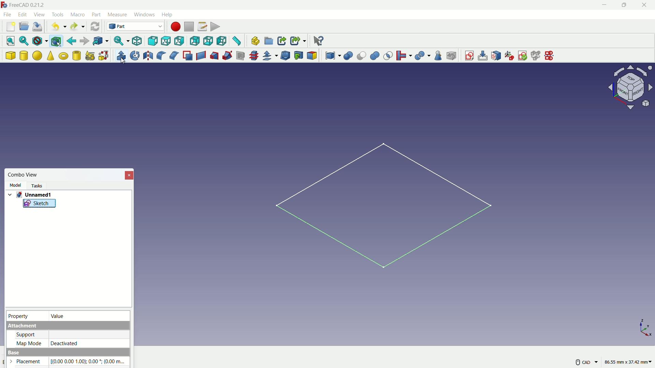 This screenshot has height=368, width=655. I want to click on cursor, so click(122, 61).